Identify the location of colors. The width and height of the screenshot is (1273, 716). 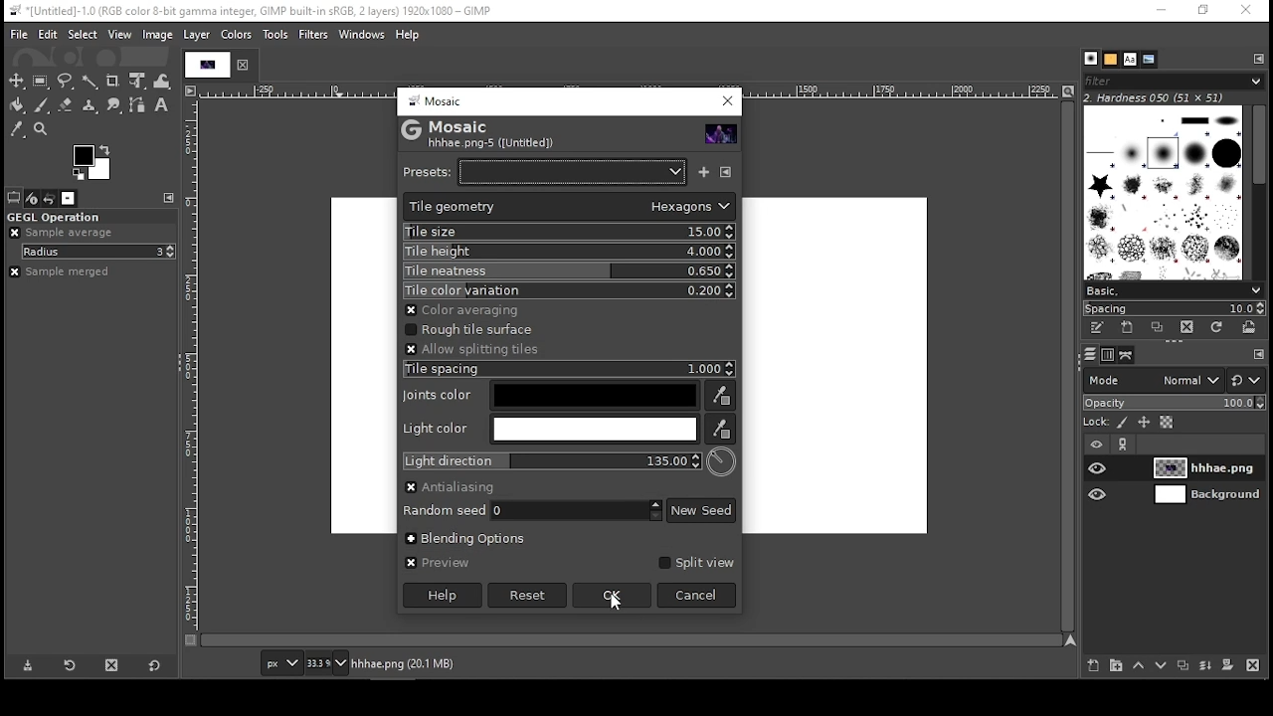
(236, 35).